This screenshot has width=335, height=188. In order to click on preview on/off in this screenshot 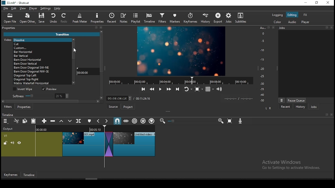, I will do `click(50, 89)`.